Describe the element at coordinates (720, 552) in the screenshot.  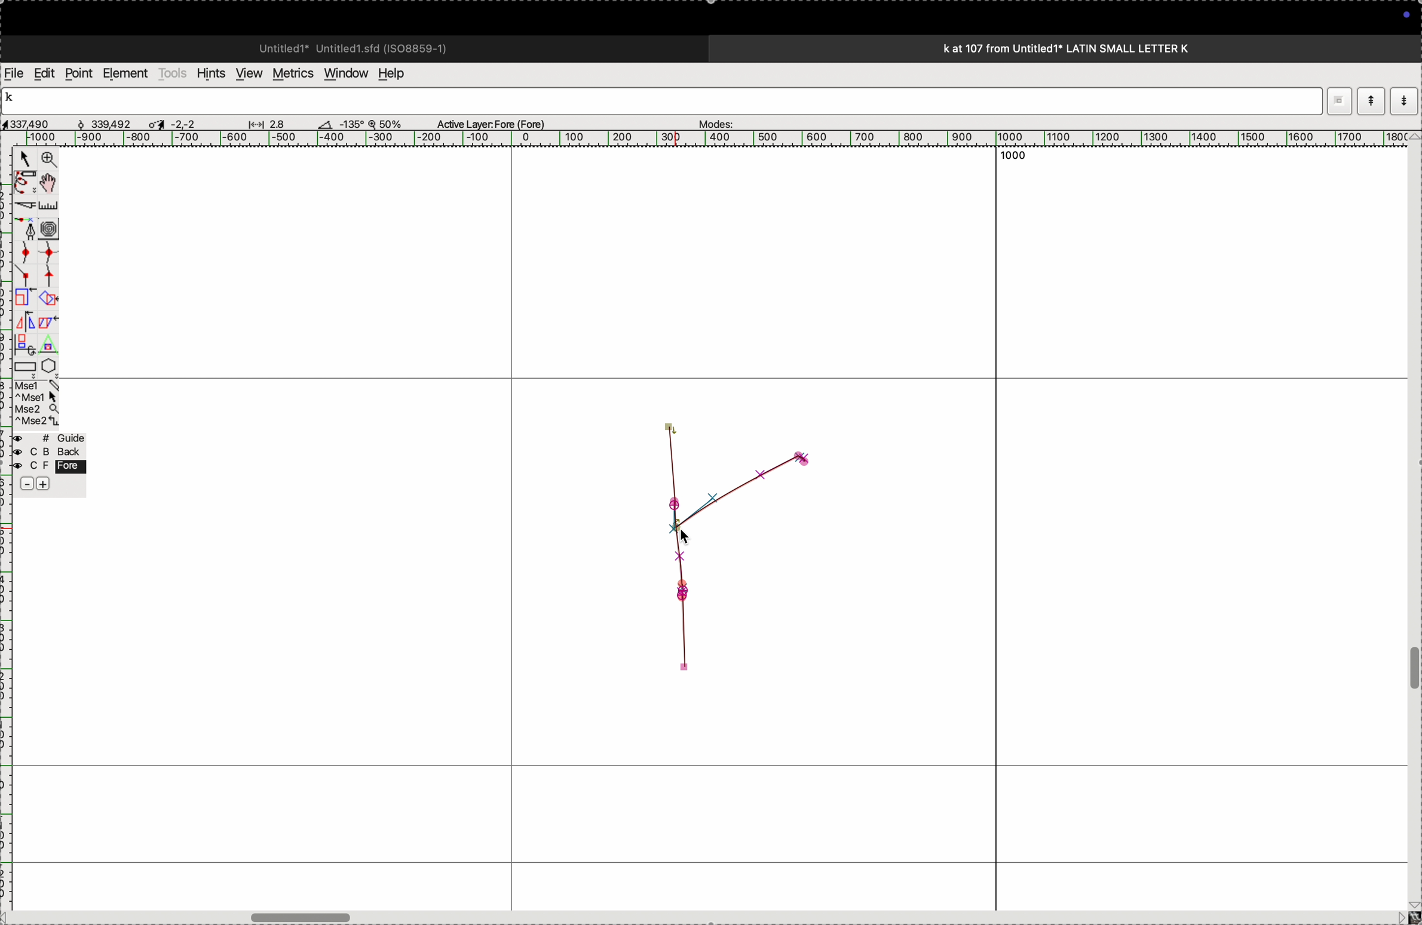
I see `random shape` at that location.